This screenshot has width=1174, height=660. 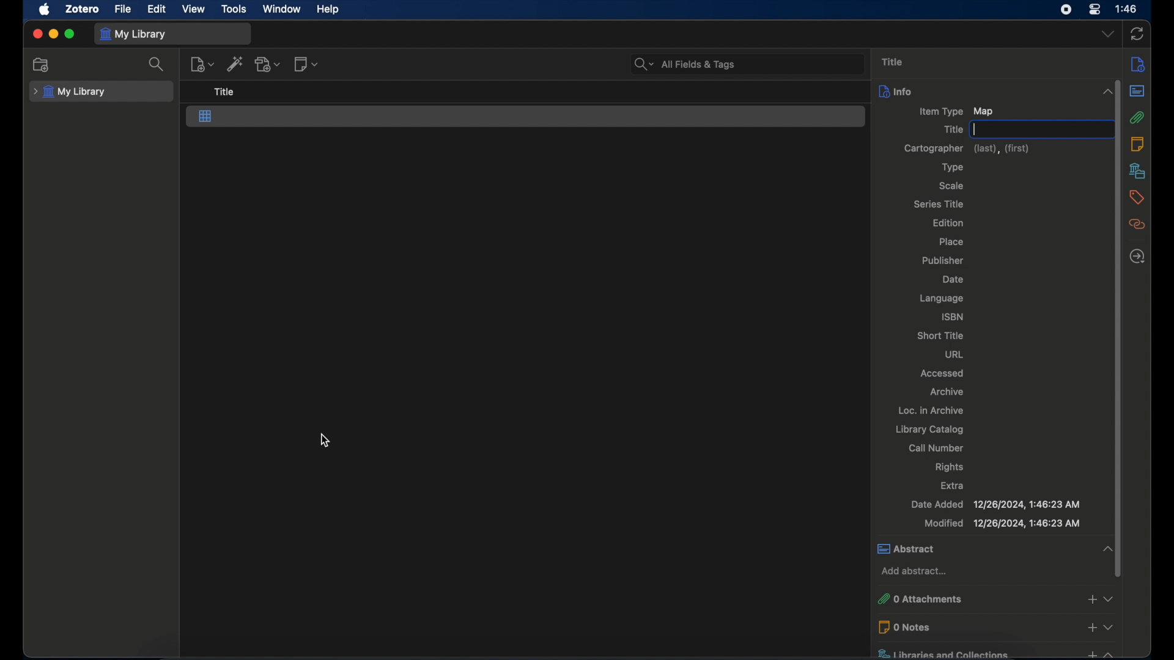 What do you see at coordinates (1138, 170) in the screenshot?
I see `libraries` at bounding box center [1138, 170].